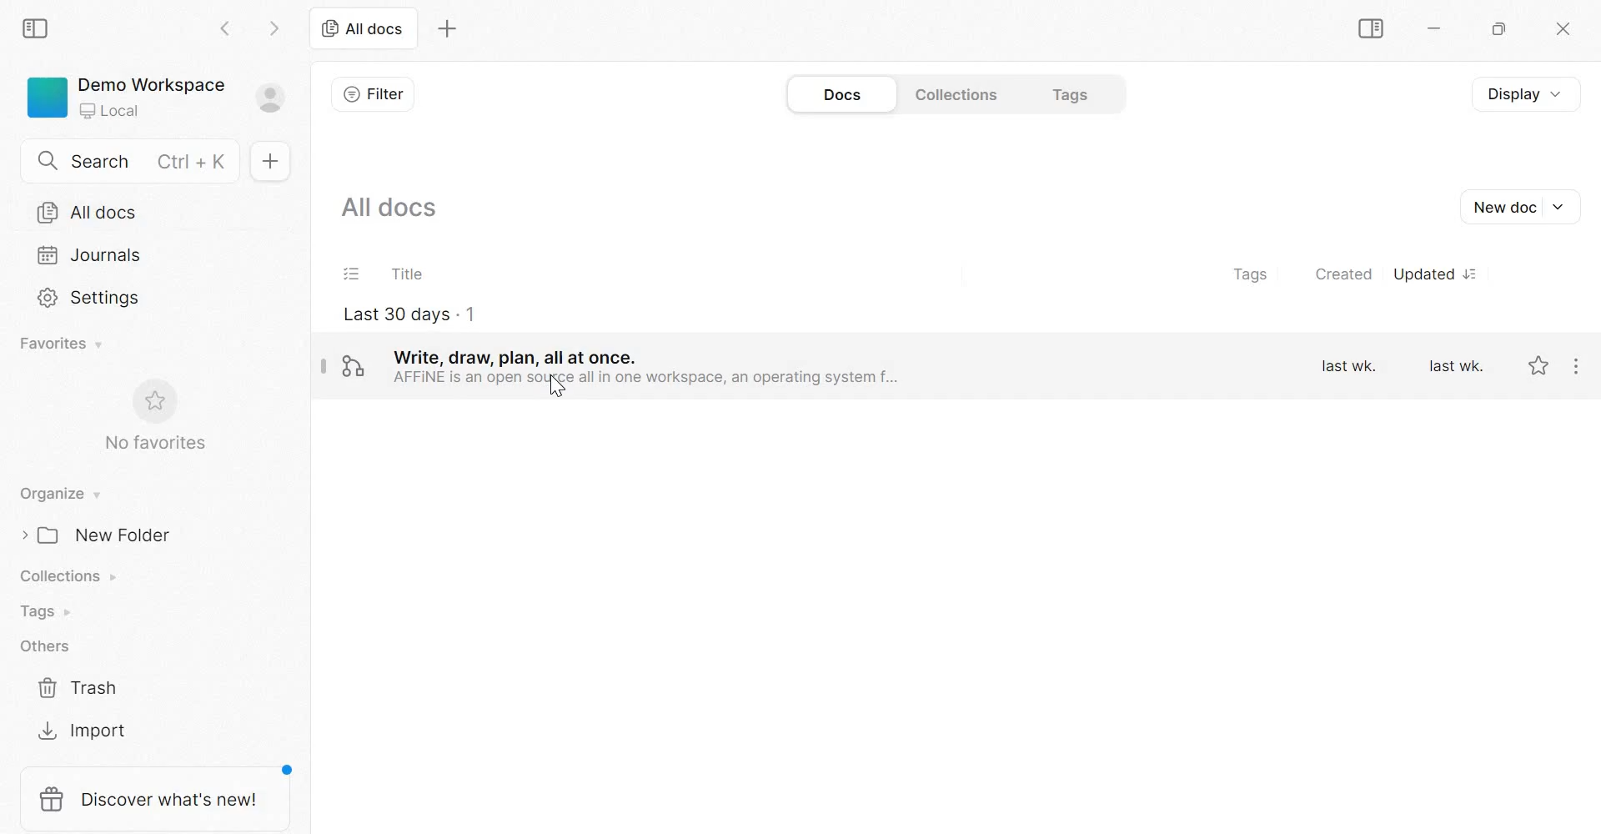 The image size is (1601, 834). I want to click on Organise, so click(57, 494).